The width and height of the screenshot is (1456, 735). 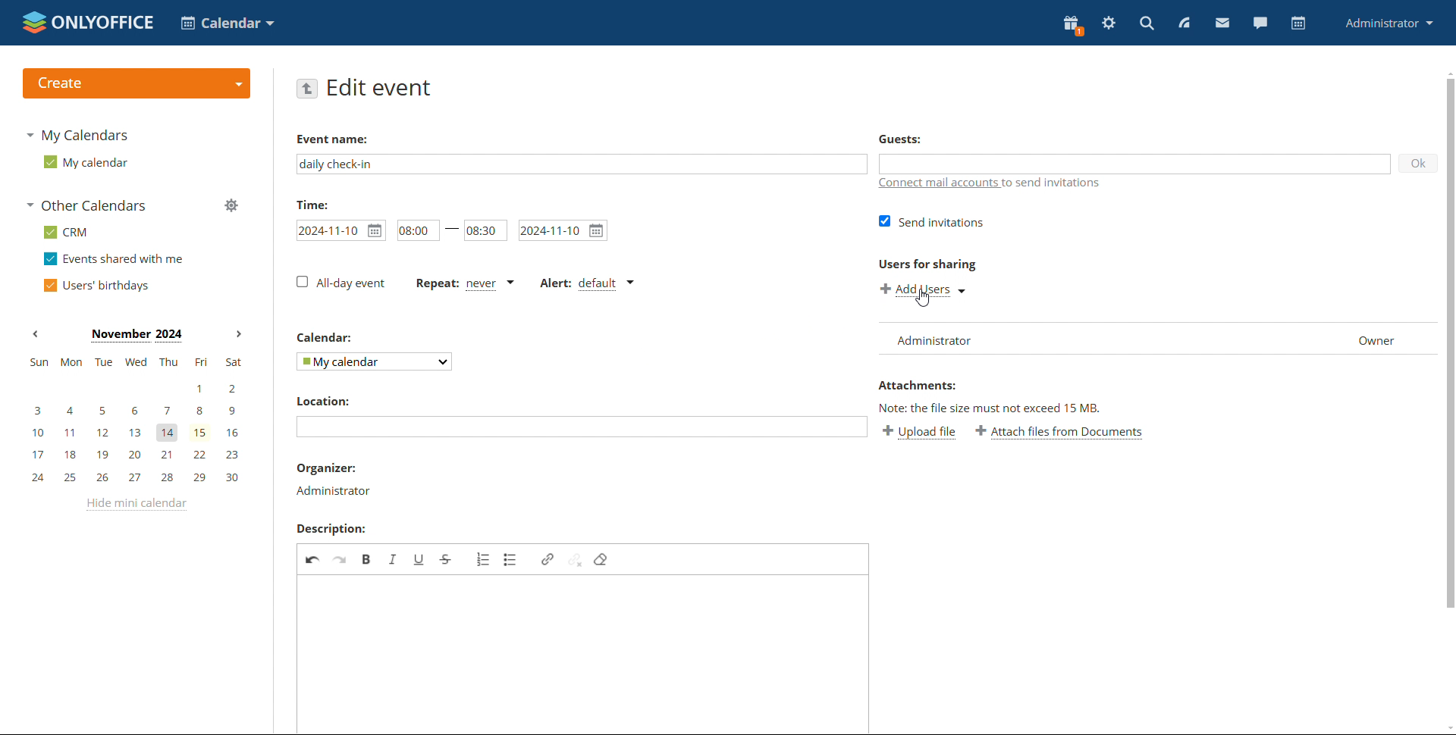 What do you see at coordinates (582, 427) in the screenshot?
I see `add location` at bounding box center [582, 427].